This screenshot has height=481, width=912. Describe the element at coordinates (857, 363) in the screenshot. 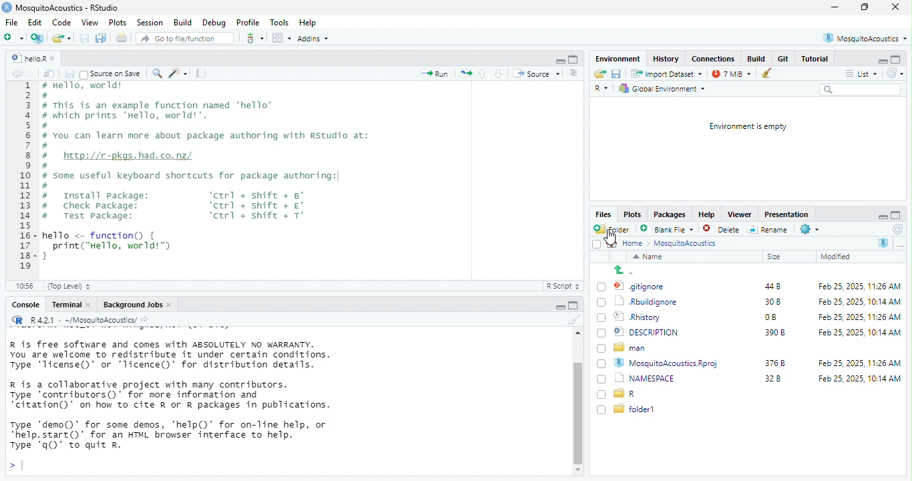

I see `Feb 25, 2025, 11:26 AM` at that location.